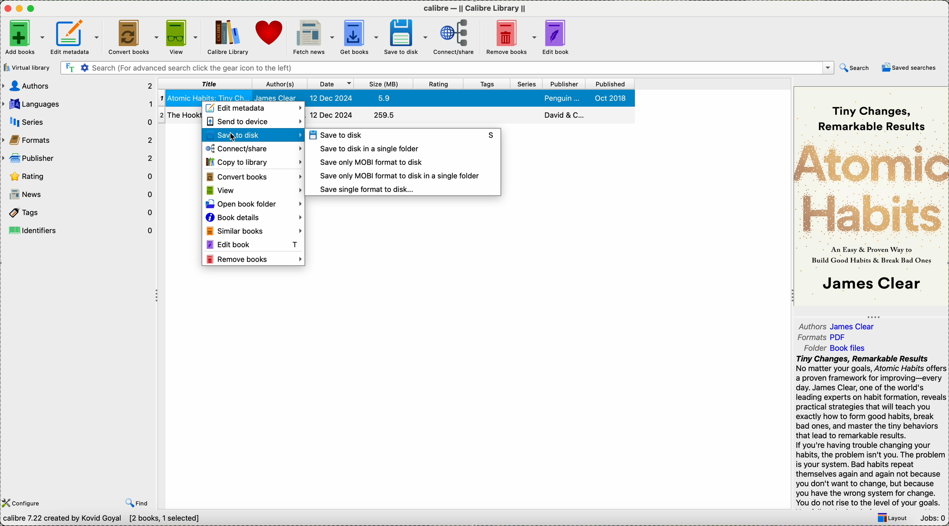 This screenshot has width=949, height=526. Describe the element at coordinates (369, 148) in the screenshot. I see `save to disk in a single folder` at that location.